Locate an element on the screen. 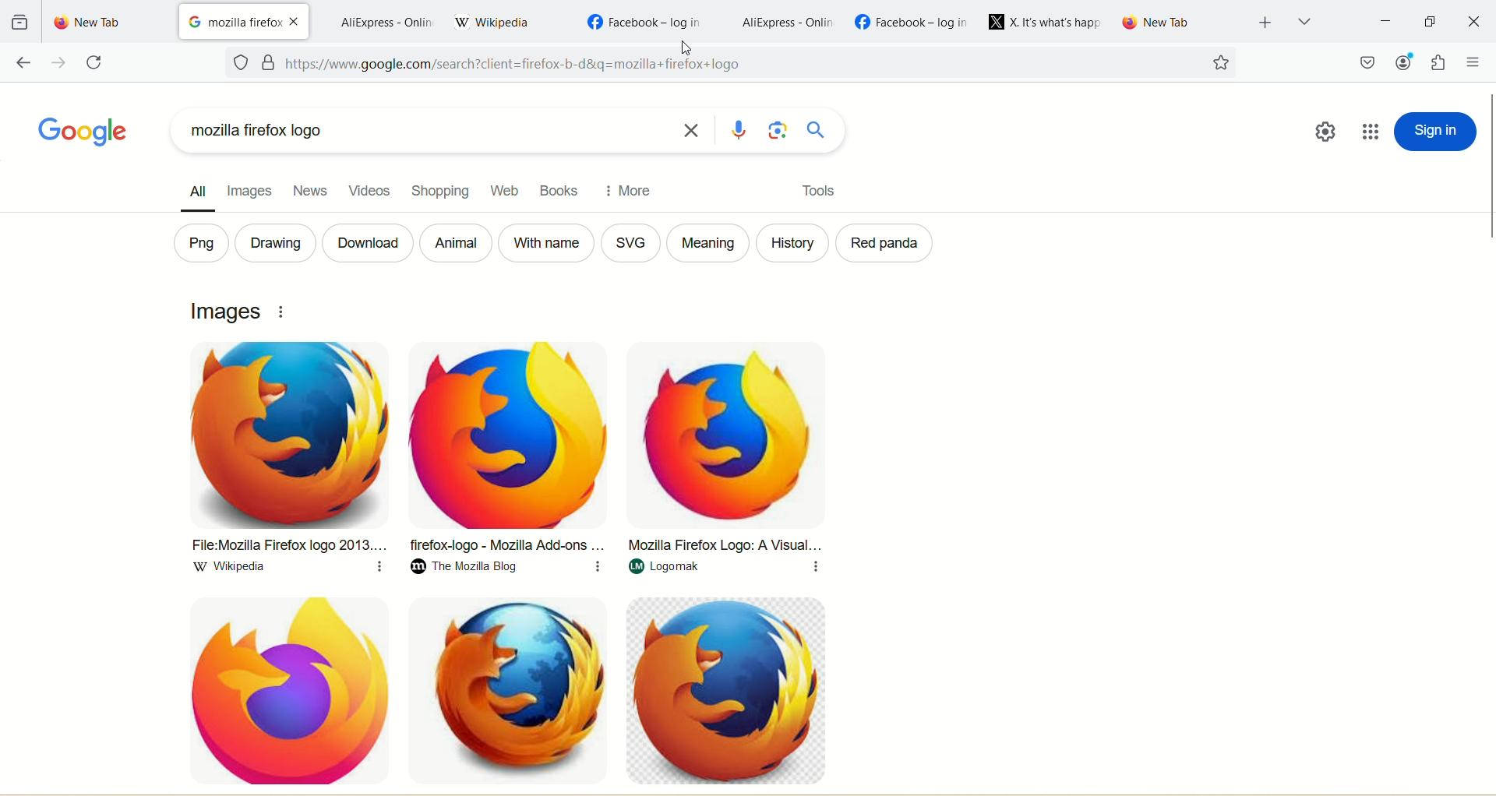 This screenshot has width=1496, height=796. search by image is located at coordinates (778, 130).